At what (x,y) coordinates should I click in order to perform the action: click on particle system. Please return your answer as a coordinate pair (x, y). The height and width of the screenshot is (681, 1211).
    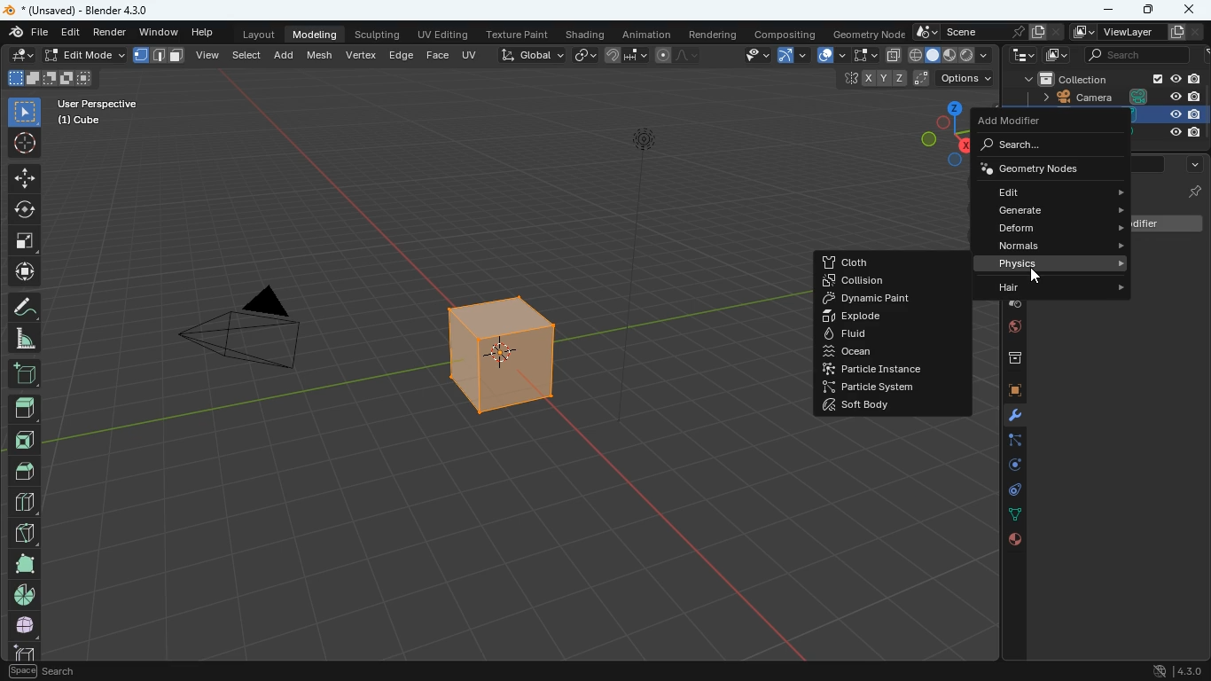
    Looking at the image, I should click on (871, 388).